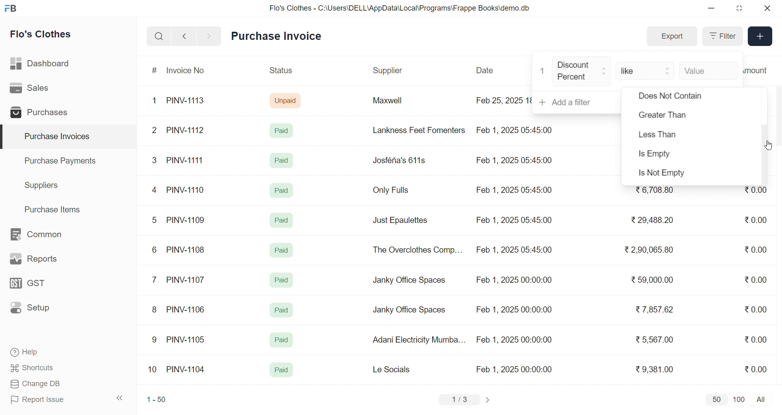 The image size is (782, 415). Describe the element at coordinates (398, 159) in the screenshot. I see `Josféria's 611s` at that location.